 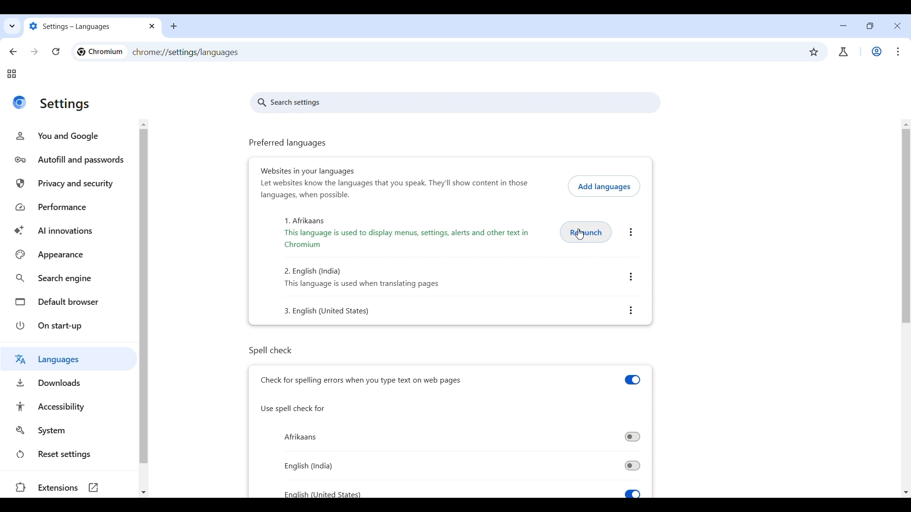 I want to click on search settings, so click(x=457, y=103).